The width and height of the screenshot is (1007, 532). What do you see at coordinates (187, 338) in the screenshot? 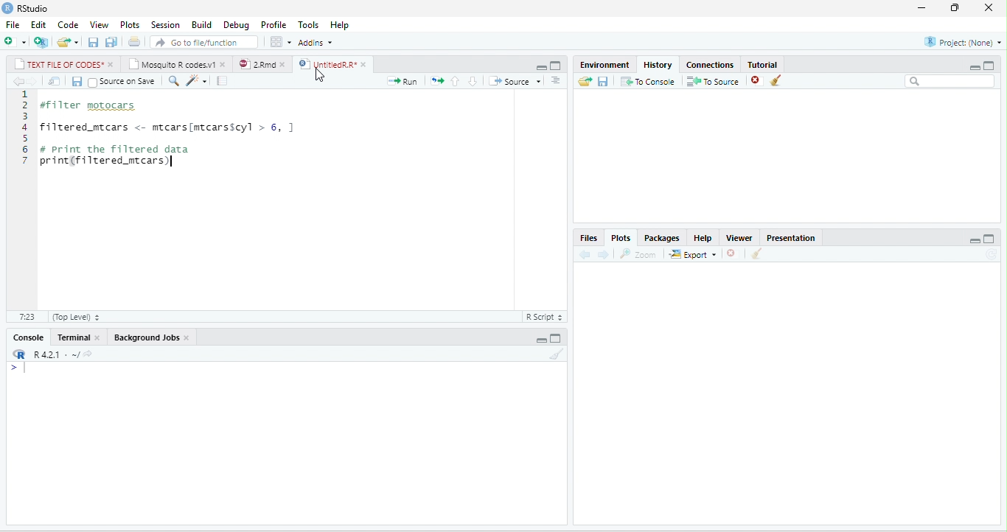
I see `close` at bounding box center [187, 338].